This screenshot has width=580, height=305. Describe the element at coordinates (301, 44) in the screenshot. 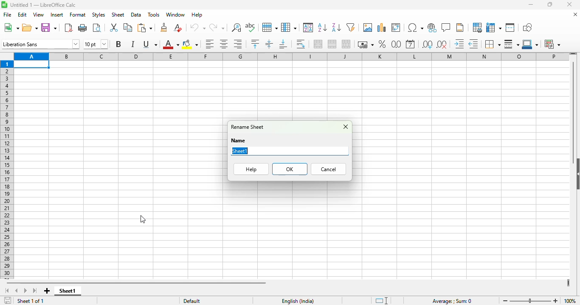

I see `wrap text` at that location.